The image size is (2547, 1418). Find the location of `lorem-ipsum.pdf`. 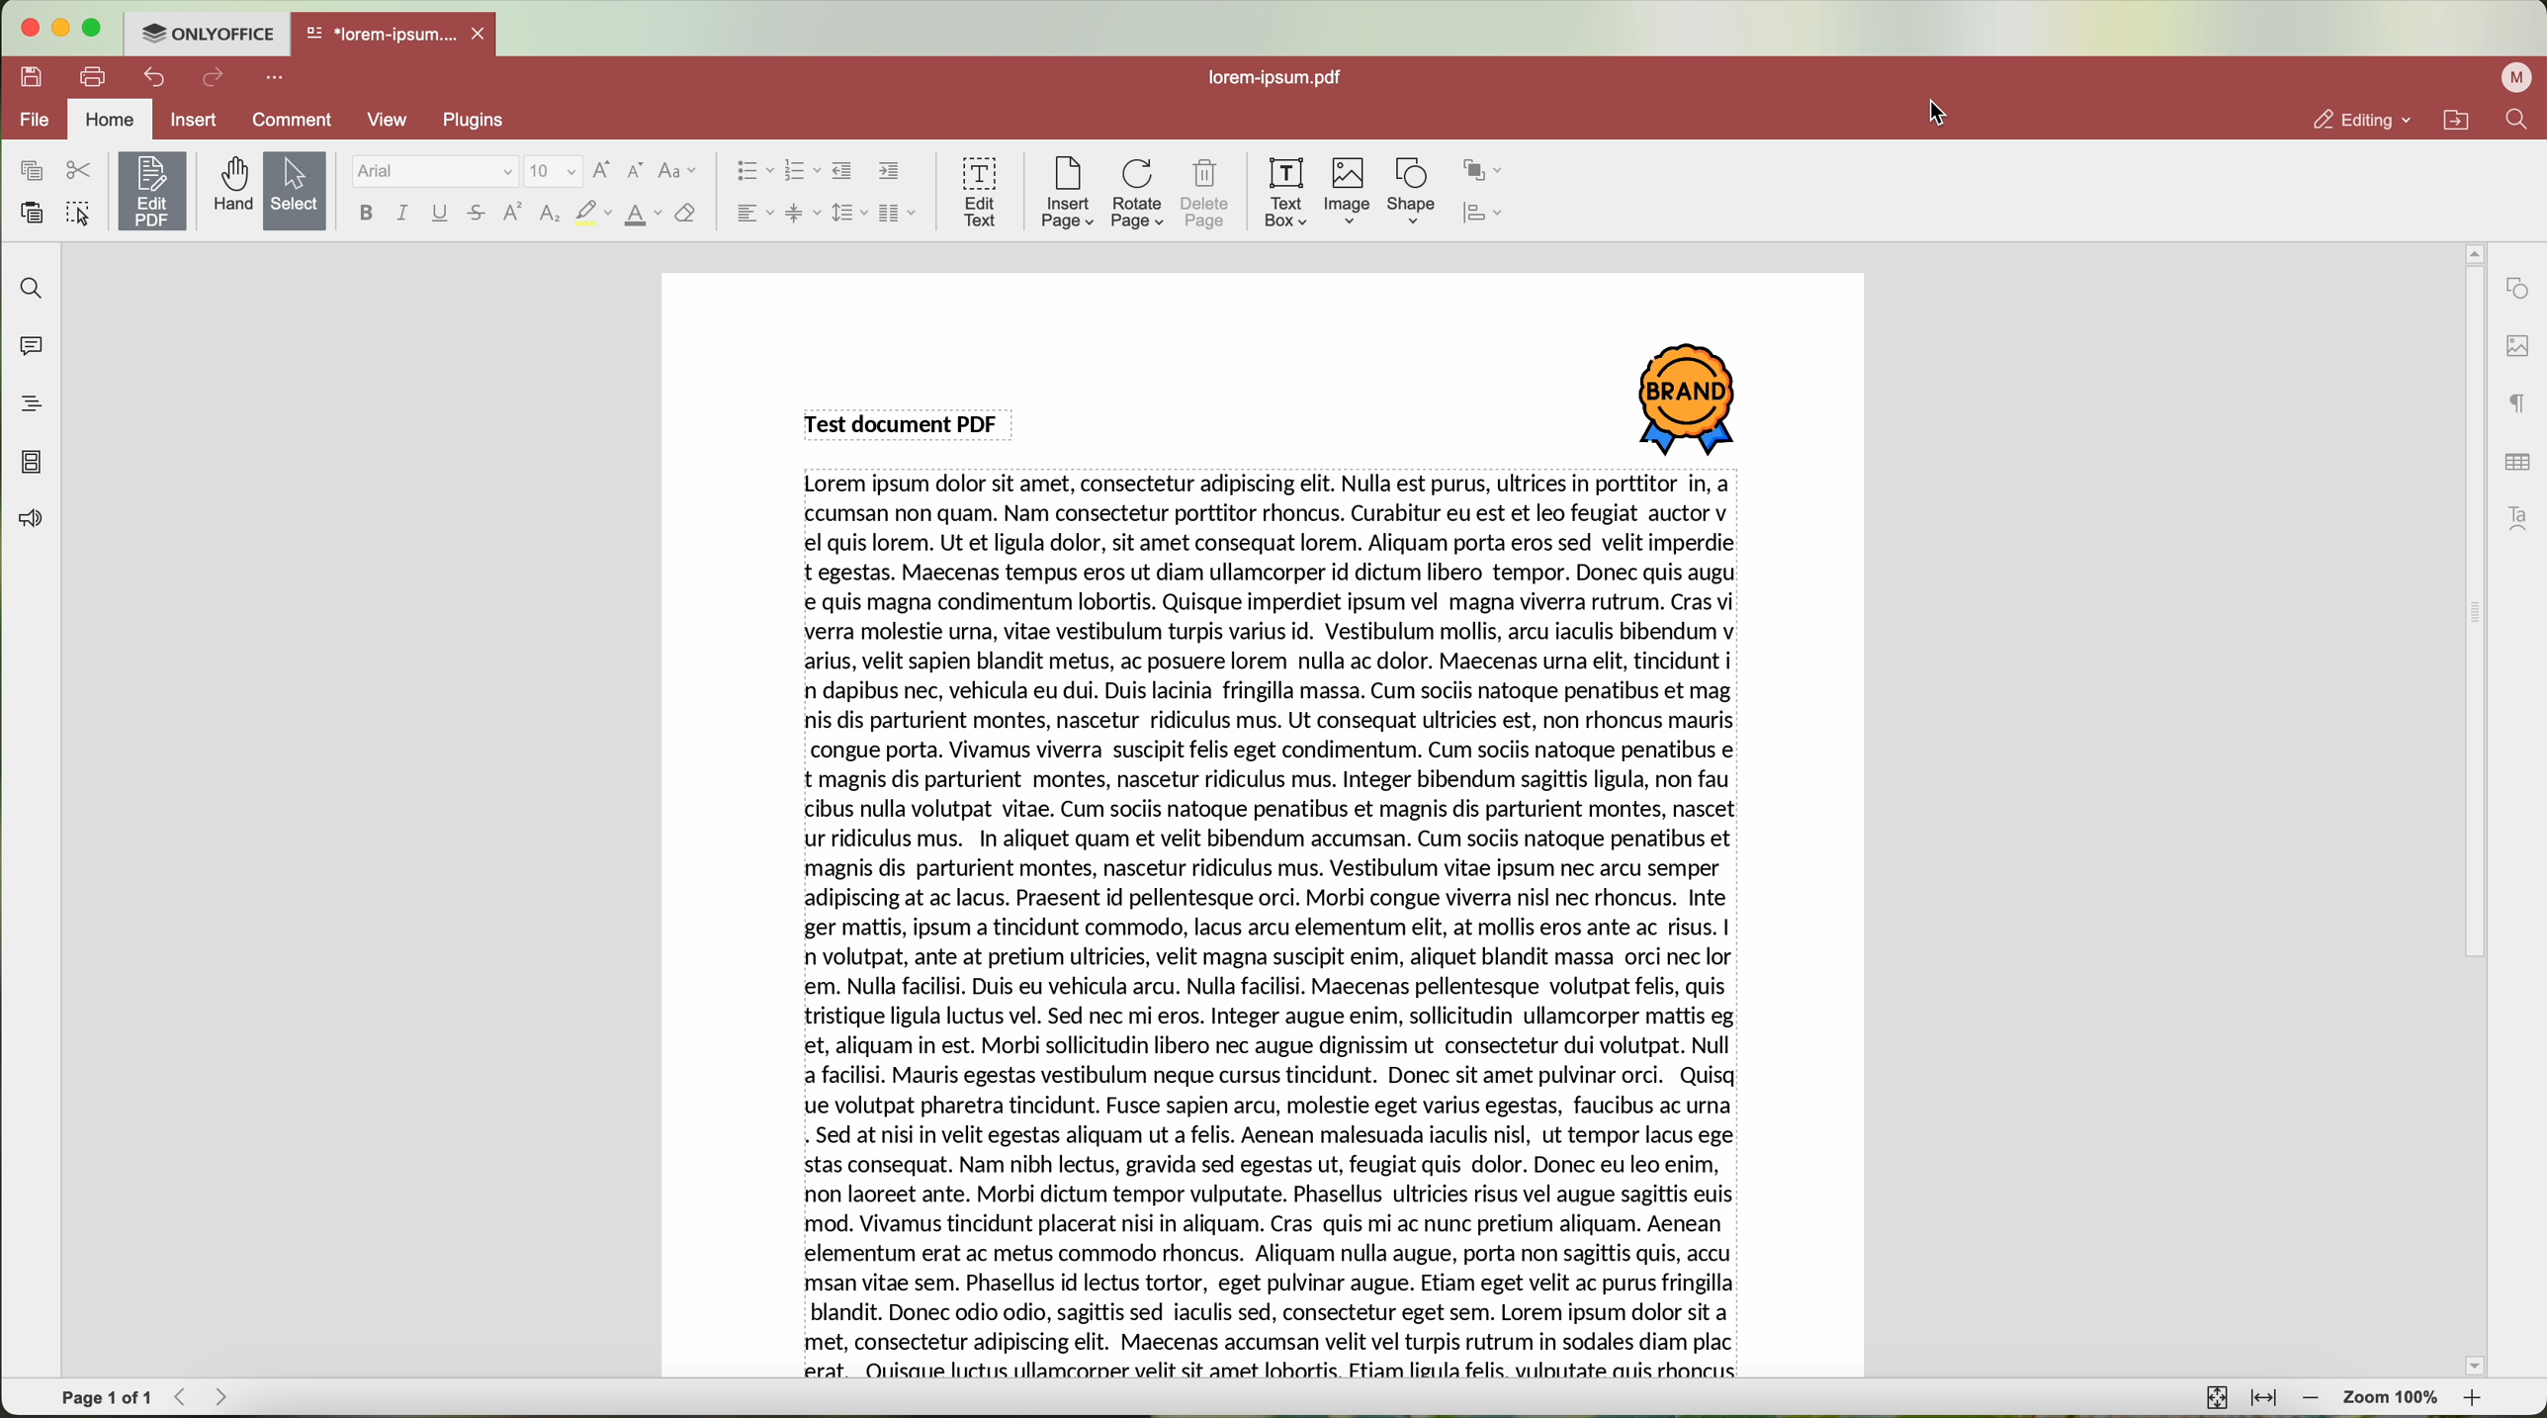

lorem-ipsum.pdf is located at coordinates (1282, 76).